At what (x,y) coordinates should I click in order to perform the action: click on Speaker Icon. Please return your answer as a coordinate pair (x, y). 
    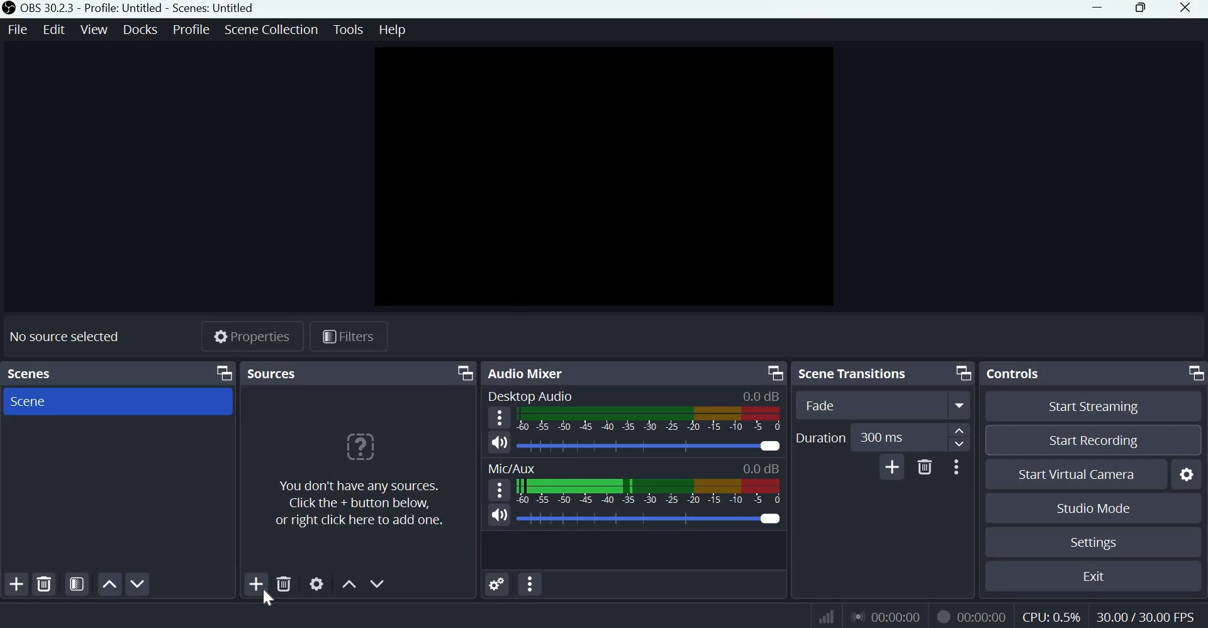
    Looking at the image, I should click on (498, 442).